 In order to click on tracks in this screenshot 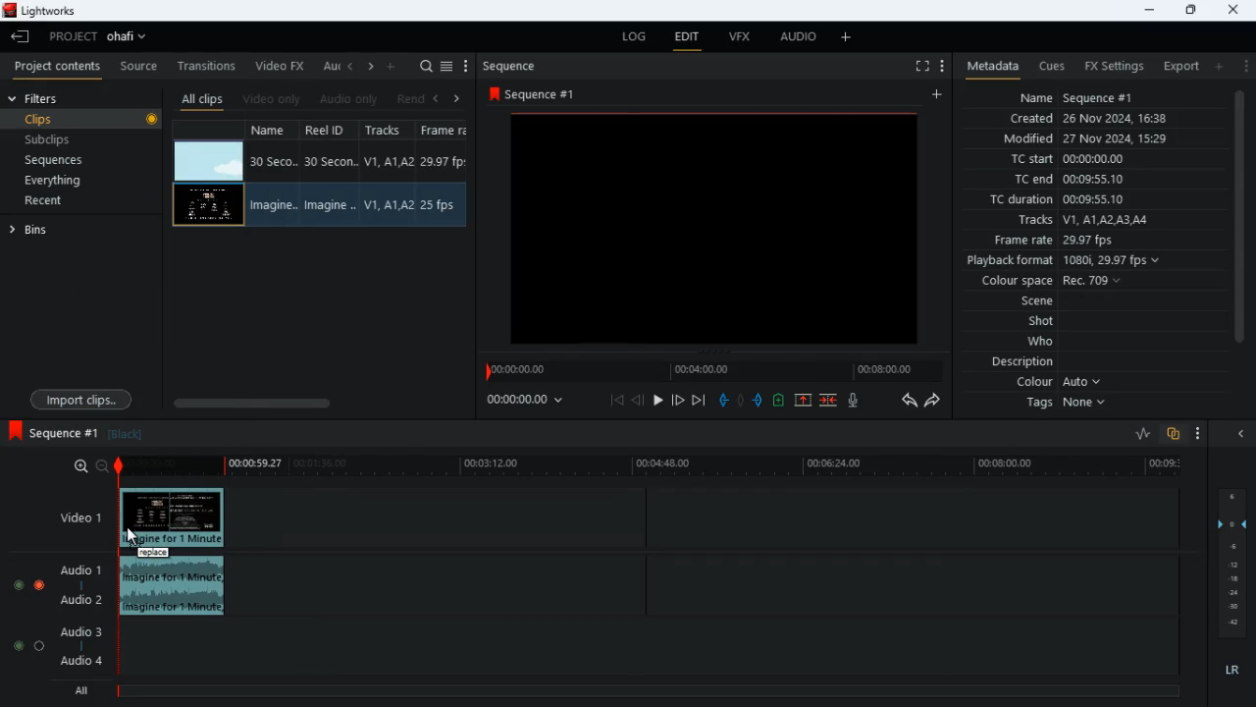, I will do `click(1081, 221)`.